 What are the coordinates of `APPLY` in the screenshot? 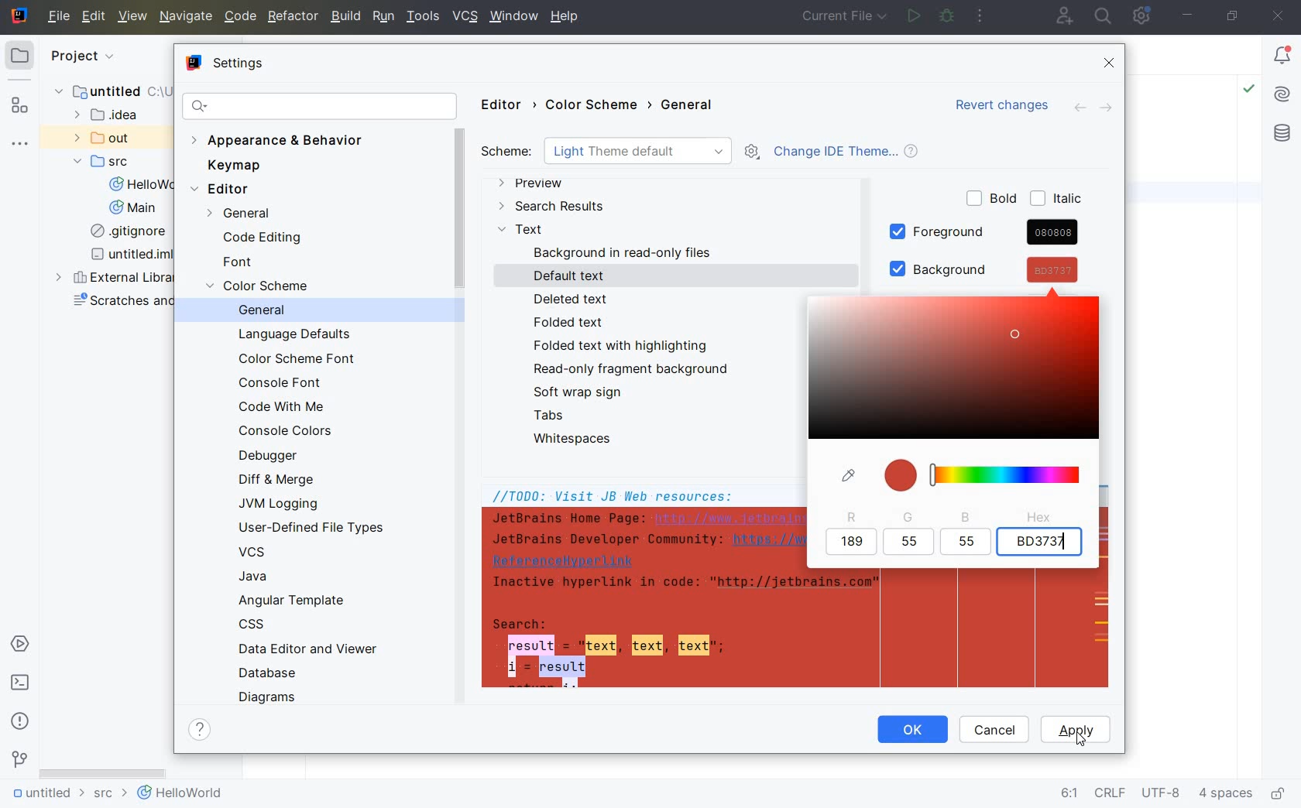 It's located at (1080, 722).